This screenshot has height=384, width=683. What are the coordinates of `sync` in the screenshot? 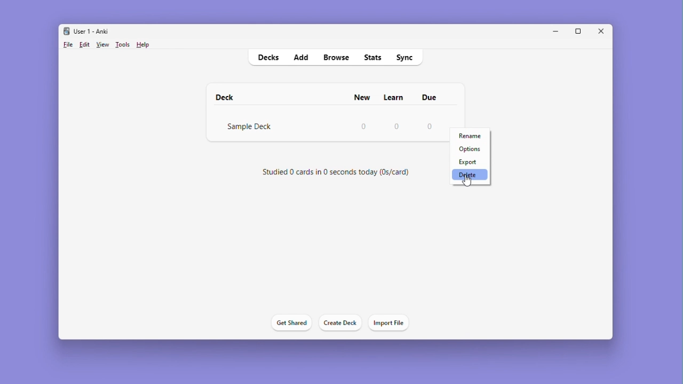 It's located at (406, 58).